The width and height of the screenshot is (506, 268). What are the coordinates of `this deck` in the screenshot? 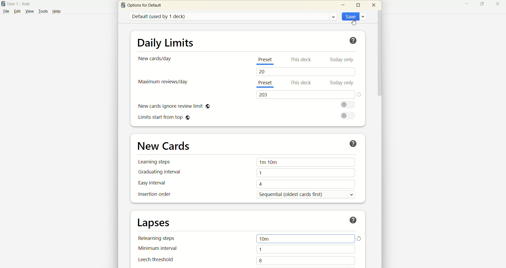 It's located at (302, 83).